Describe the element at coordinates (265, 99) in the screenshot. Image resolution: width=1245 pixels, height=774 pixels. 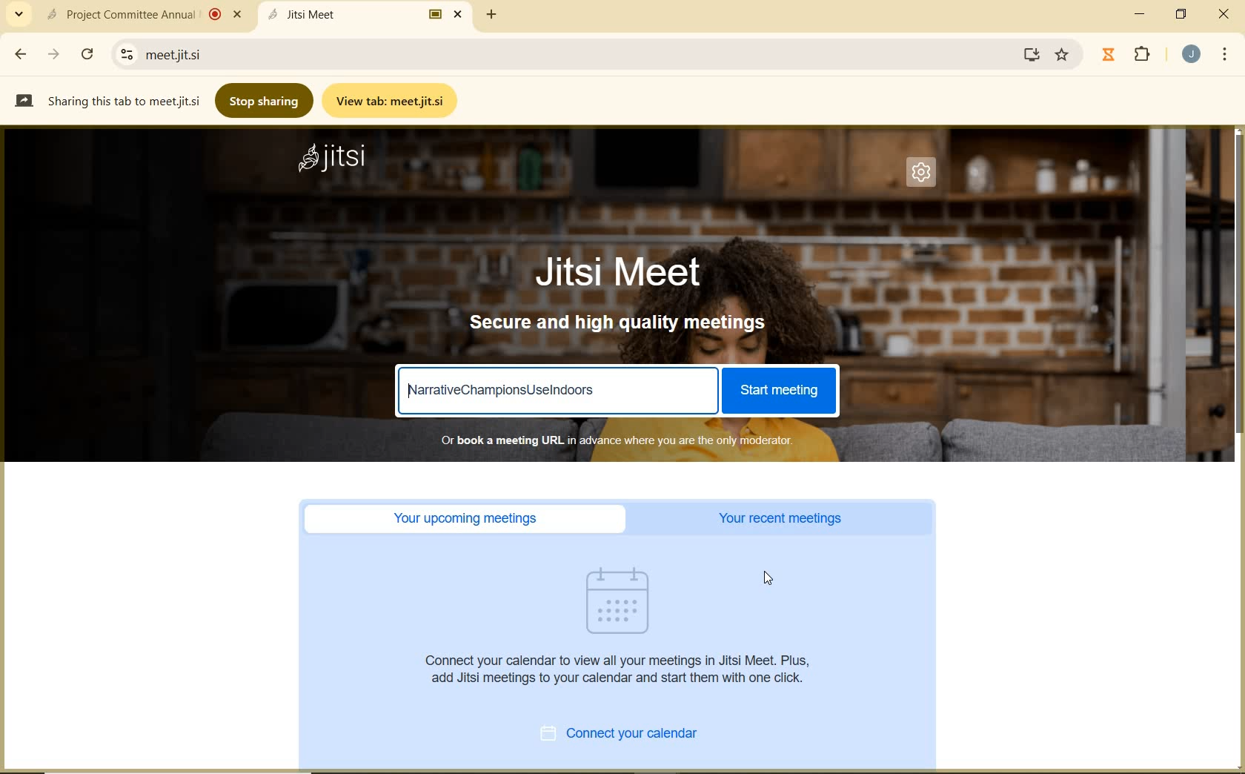
I see `STOP SHARING` at that location.